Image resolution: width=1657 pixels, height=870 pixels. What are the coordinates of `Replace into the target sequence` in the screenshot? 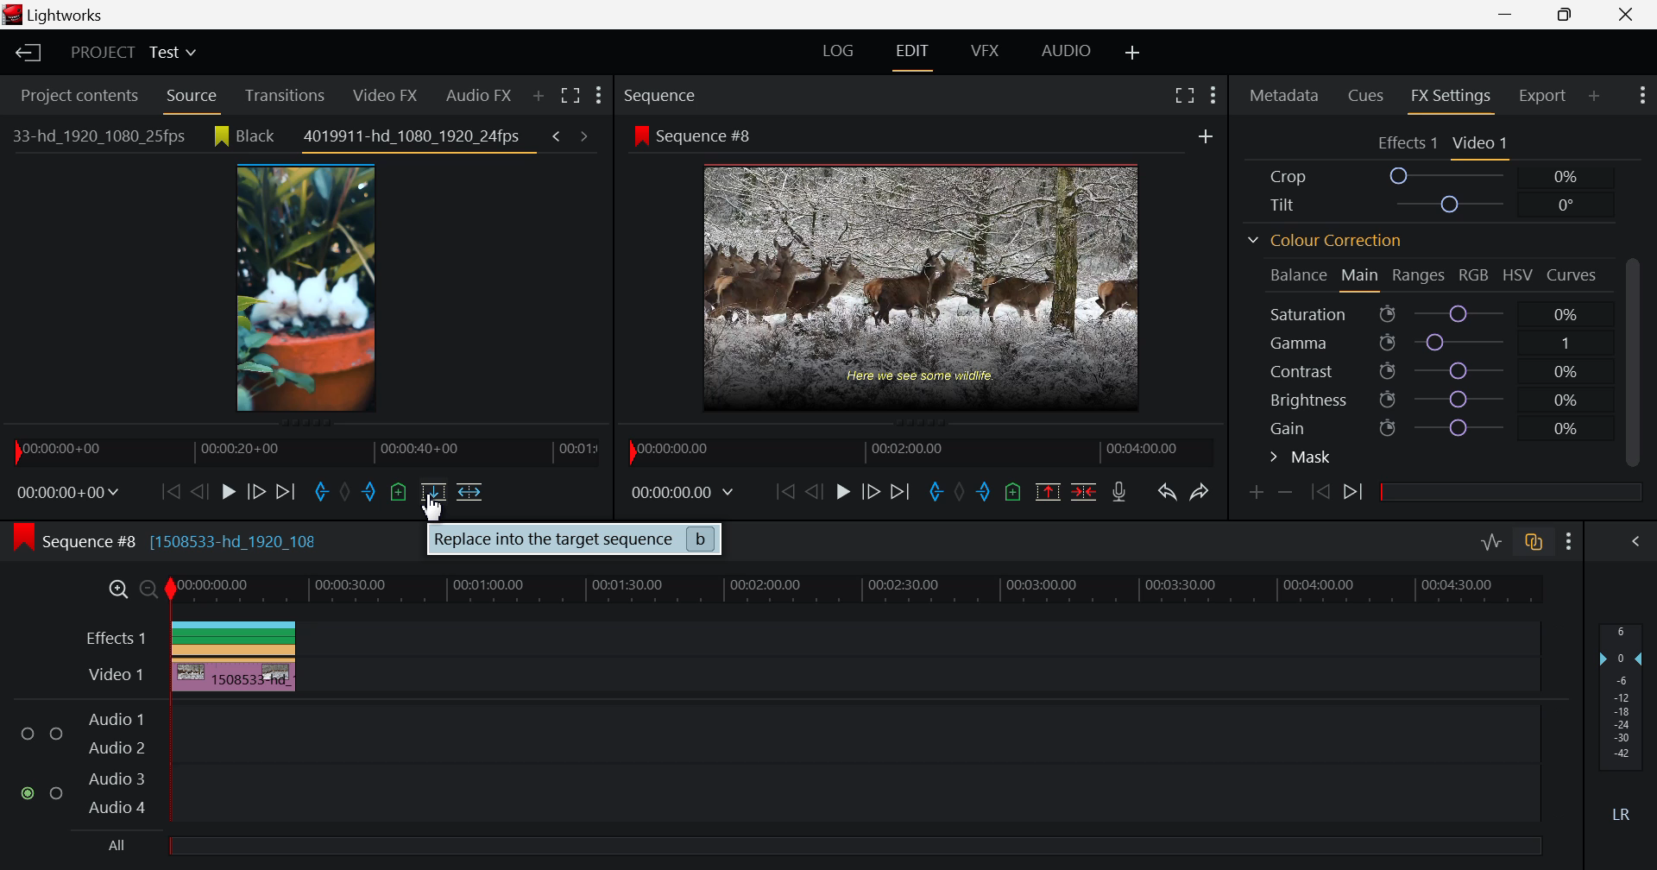 It's located at (576, 542).